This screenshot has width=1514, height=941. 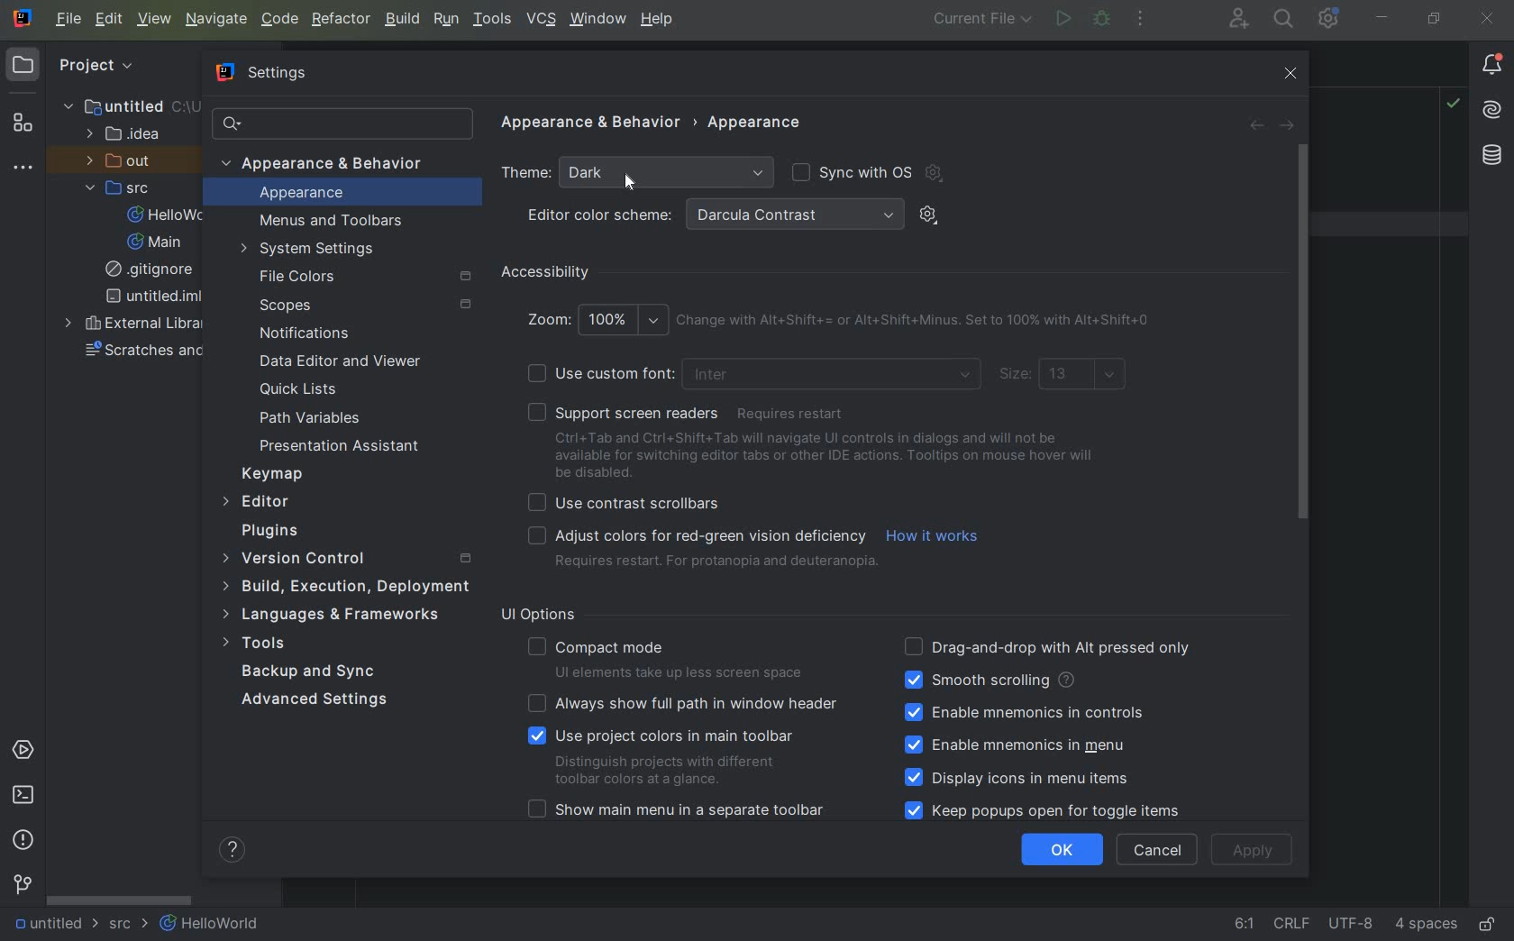 I want to click on help, so click(x=235, y=850).